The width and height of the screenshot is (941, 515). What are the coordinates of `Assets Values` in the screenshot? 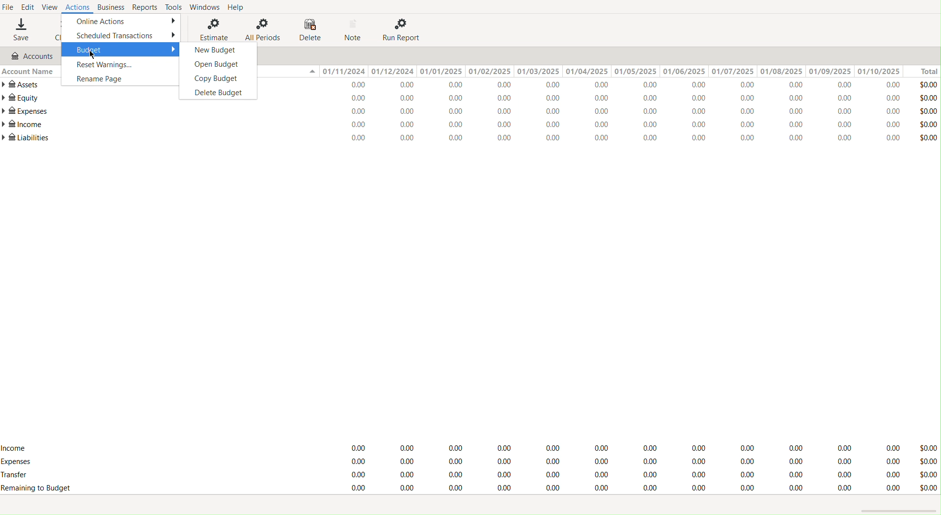 It's located at (624, 85).